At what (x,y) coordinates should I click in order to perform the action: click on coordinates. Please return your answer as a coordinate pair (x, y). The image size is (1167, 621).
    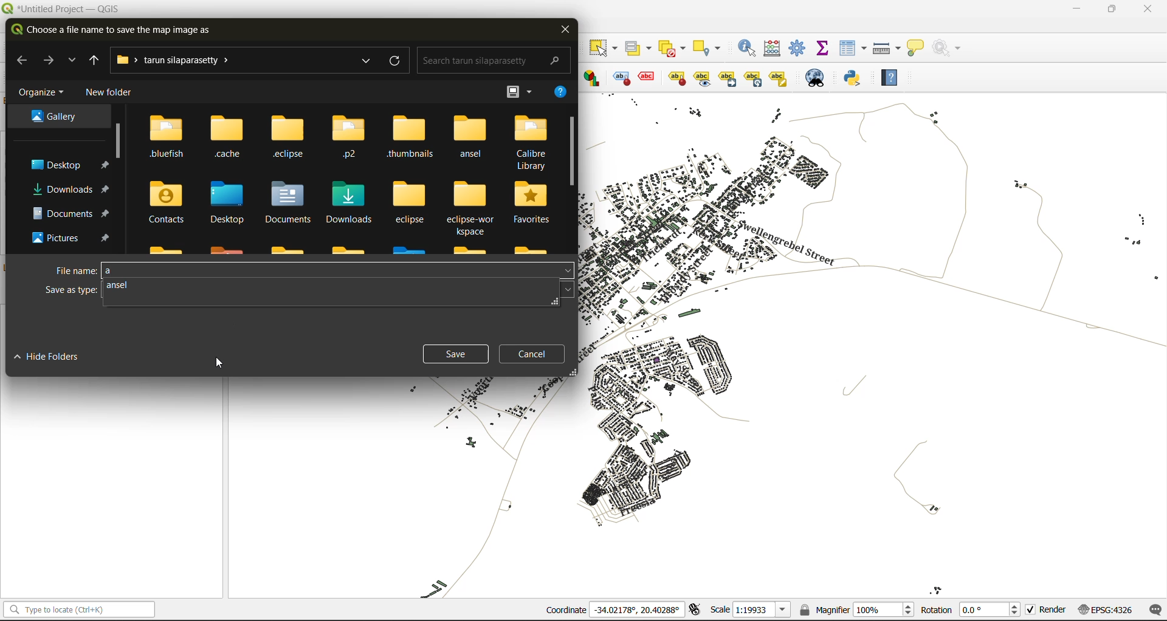
    Looking at the image, I should click on (613, 611).